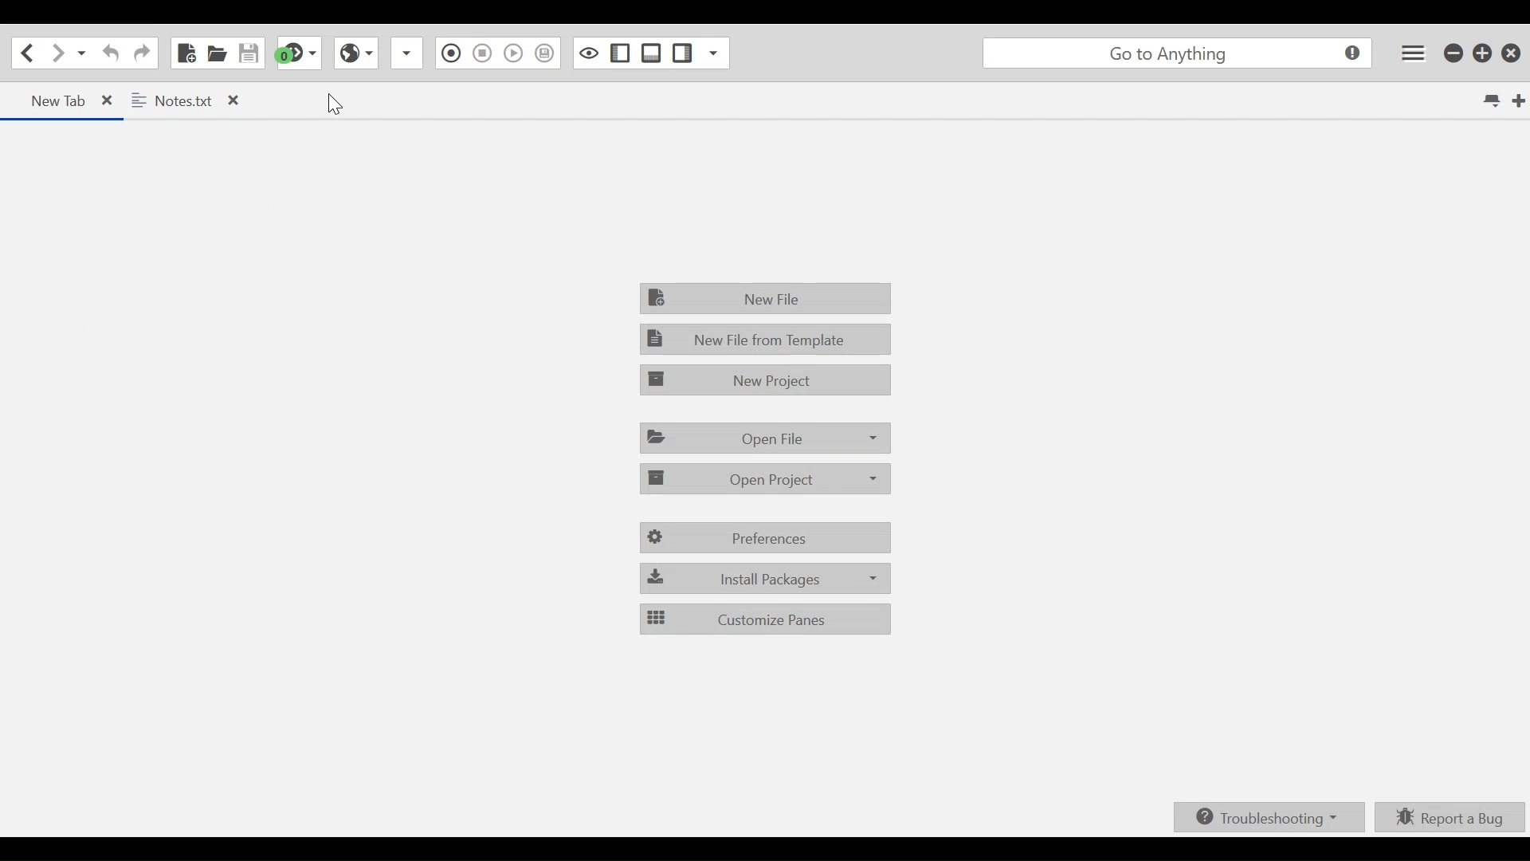 Image resolution: width=1530 pixels, height=861 pixels. I want to click on Jump to next Syntax checking result, so click(297, 53).